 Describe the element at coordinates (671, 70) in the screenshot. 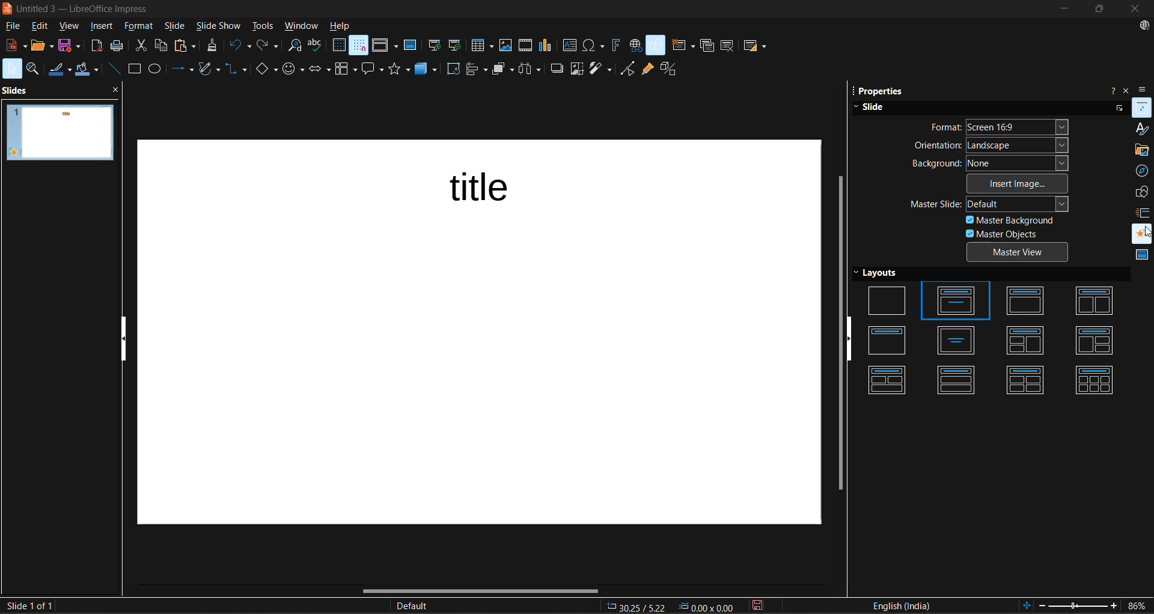

I see `toggle extrusion` at that location.